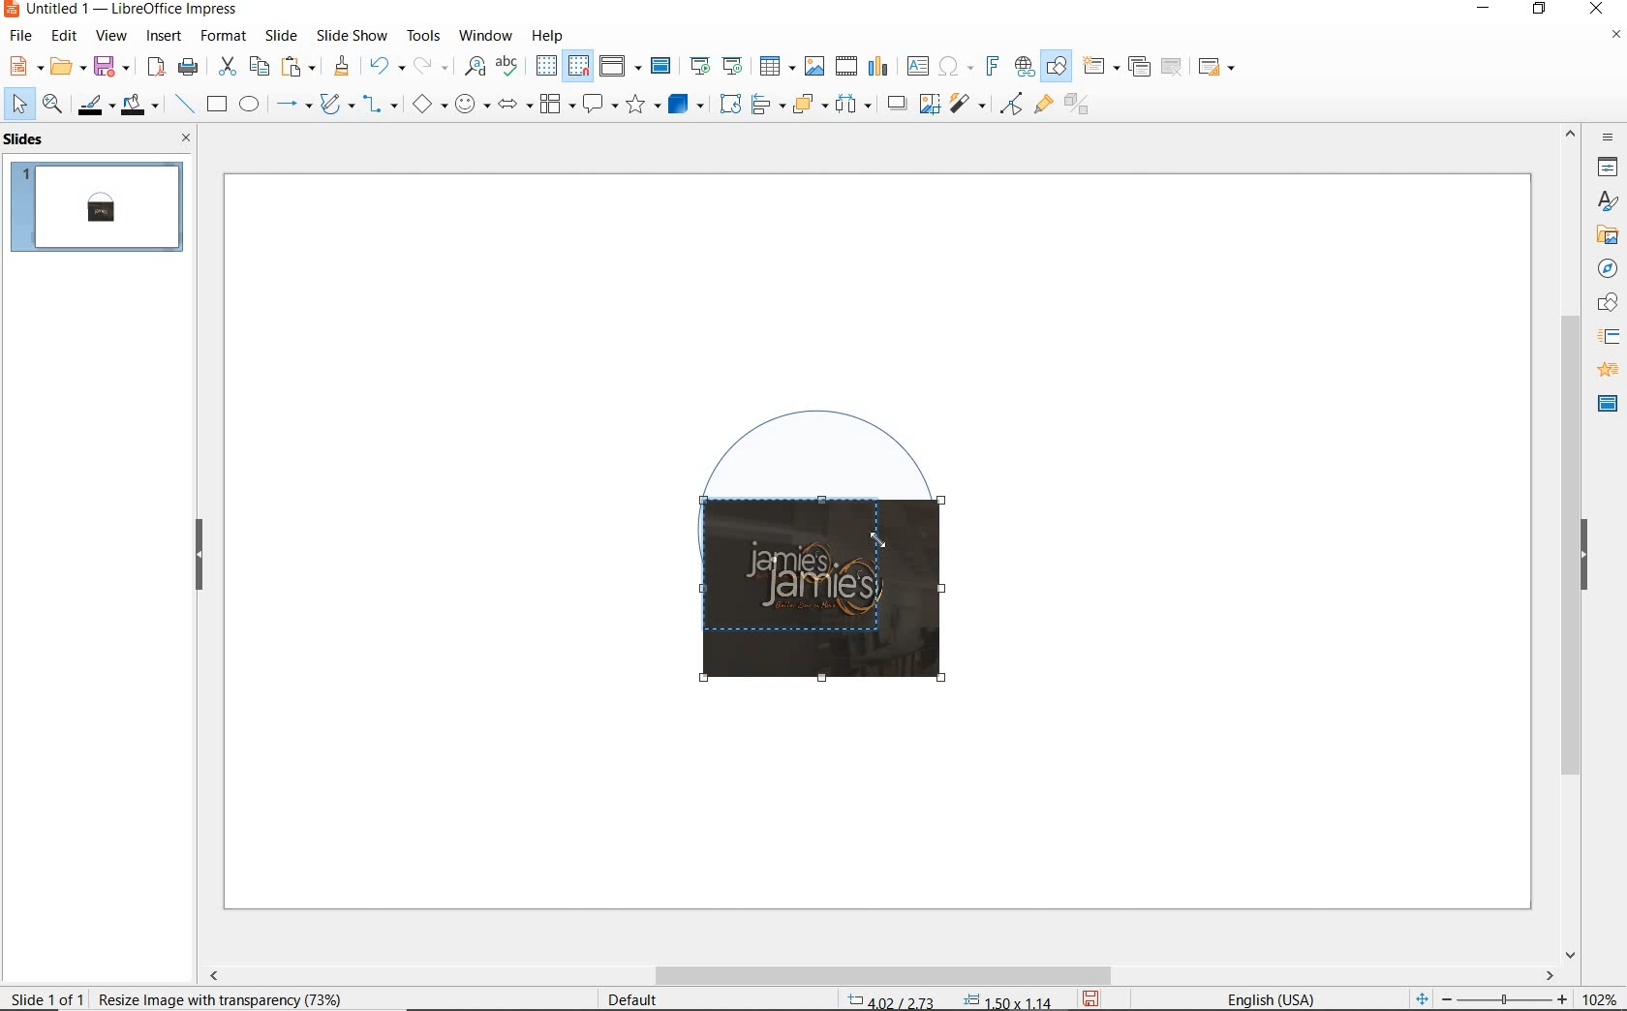  I want to click on symbol shapes, so click(472, 104).